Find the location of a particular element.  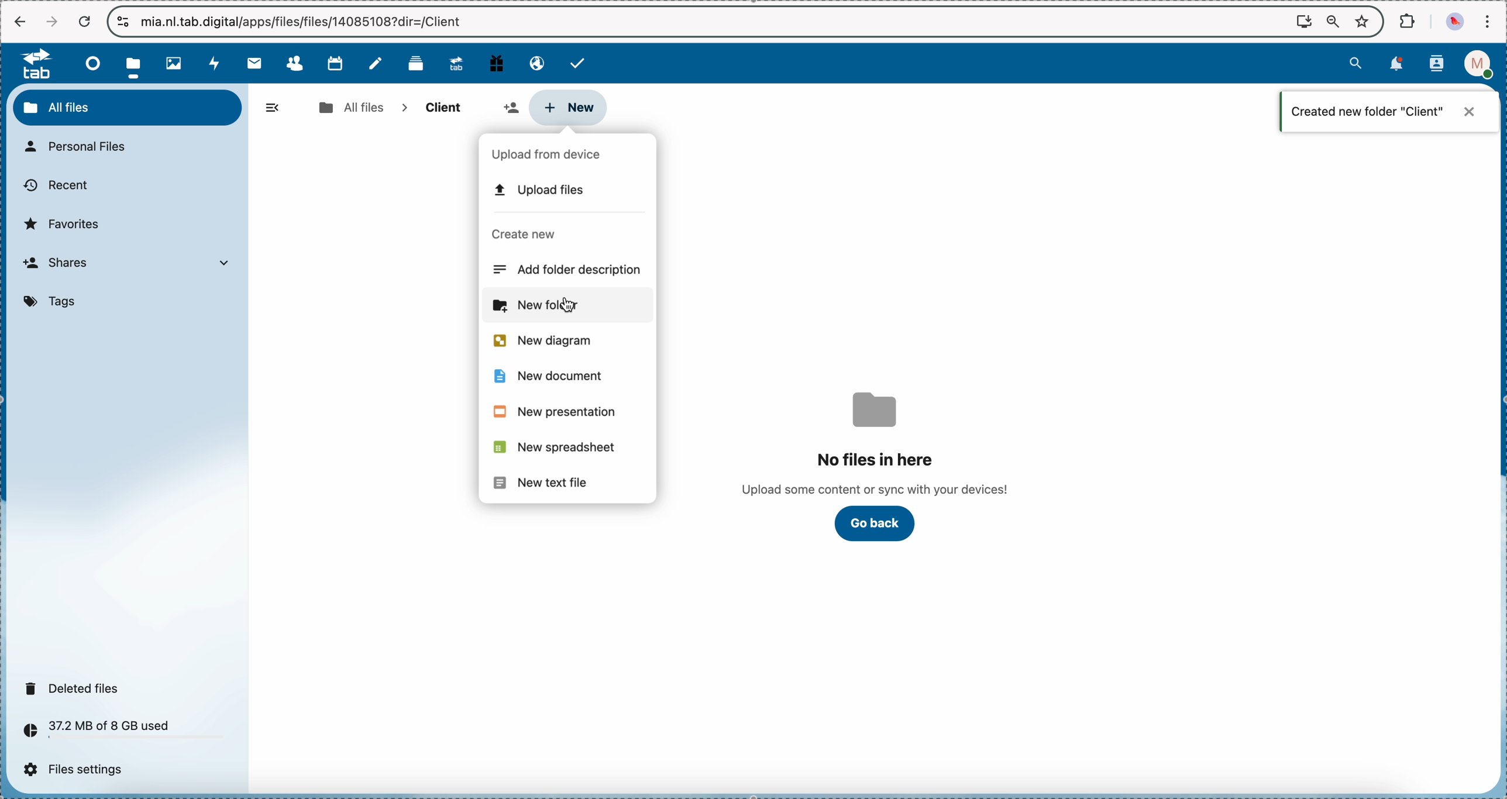

files settings is located at coordinates (79, 770).